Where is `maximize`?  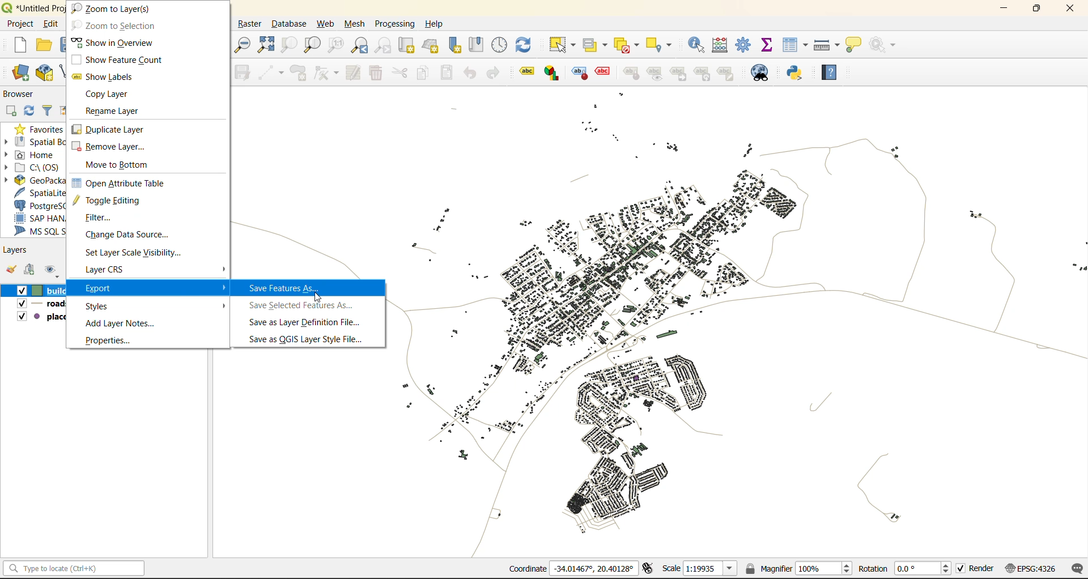
maximize is located at coordinates (1035, 10).